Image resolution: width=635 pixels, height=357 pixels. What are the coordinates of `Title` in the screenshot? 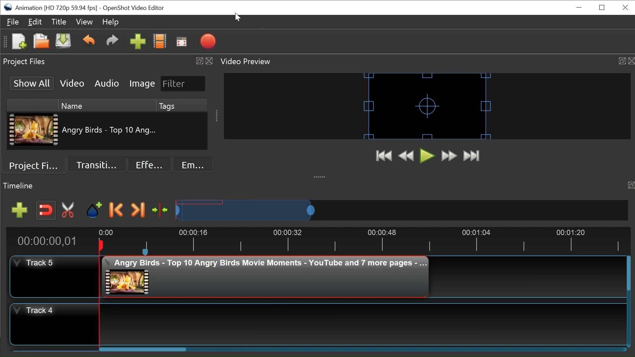 It's located at (59, 22).